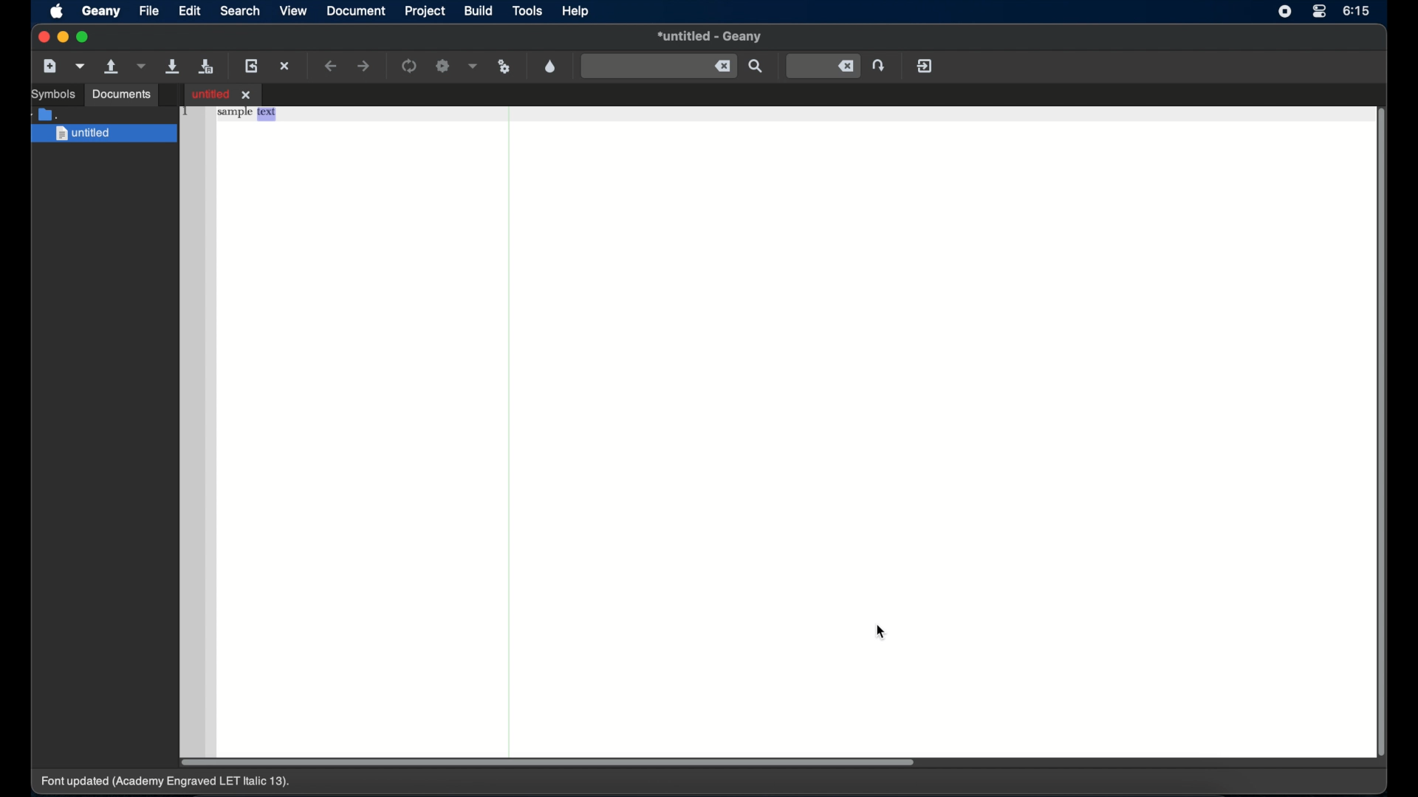  What do you see at coordinates (710, 38) in the screenshot?
I see `untitled` at bounding box center [710, 38].